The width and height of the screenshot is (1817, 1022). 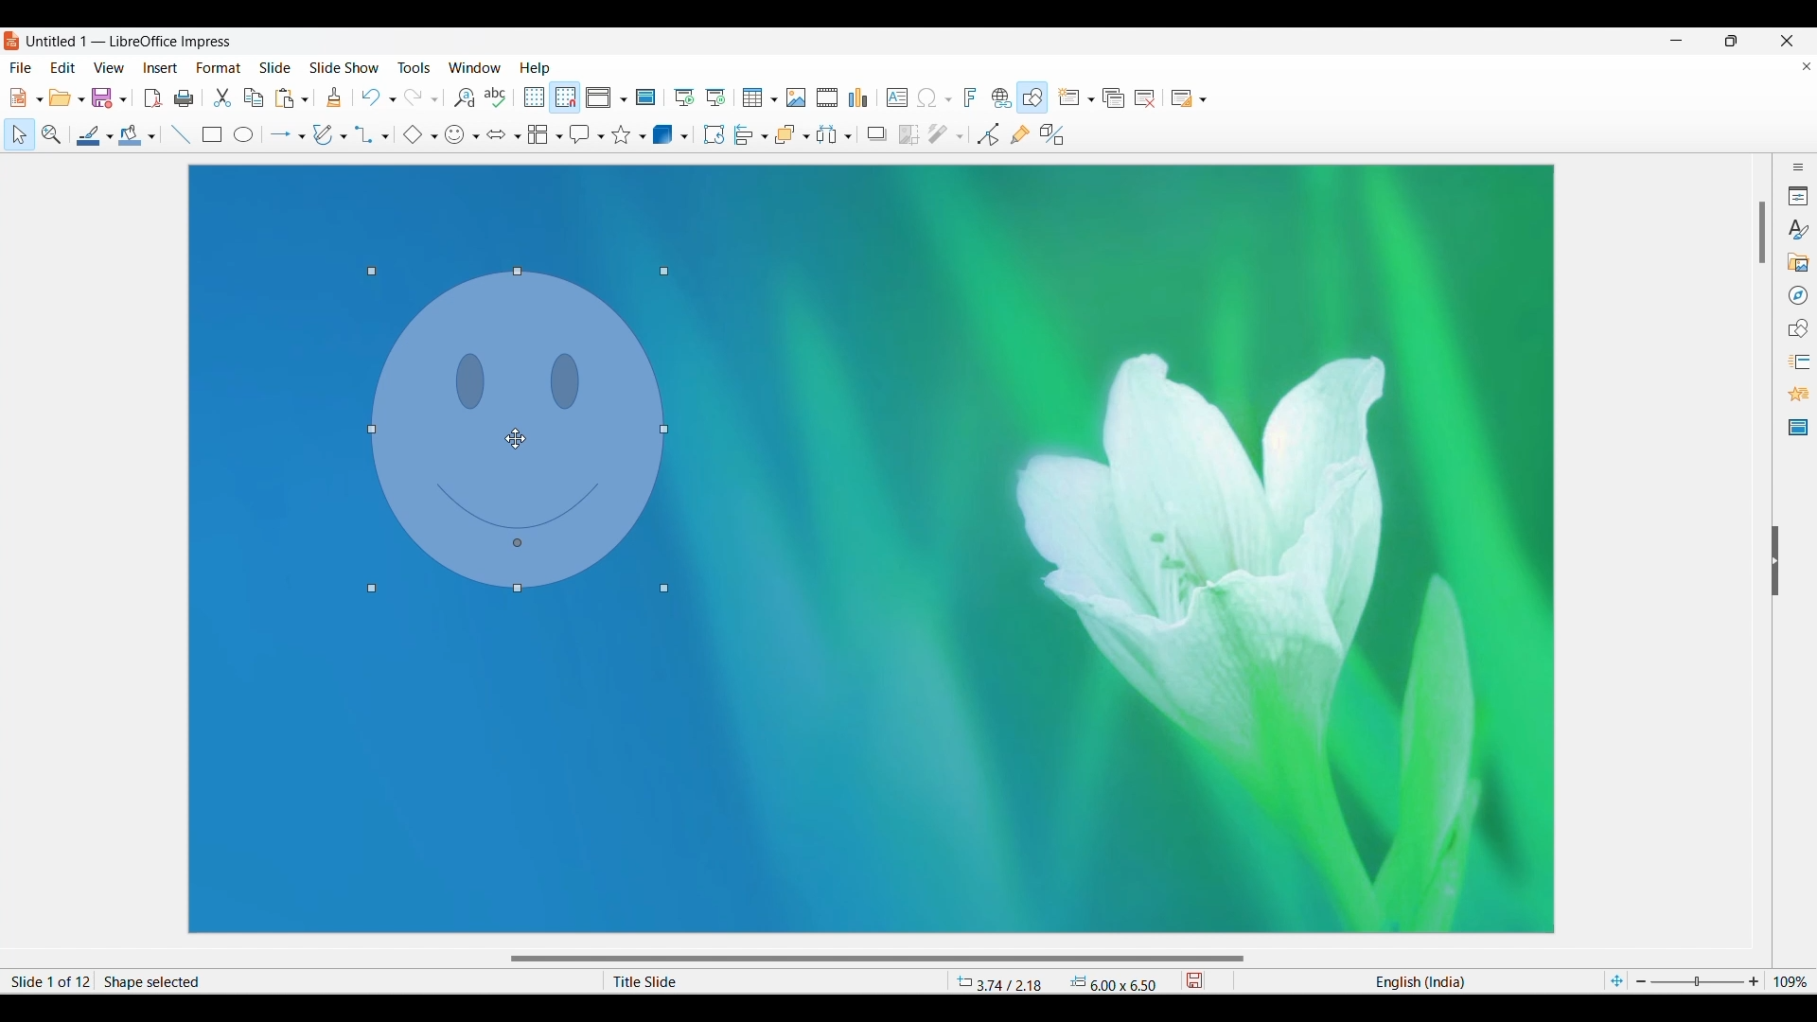 What do you see at coordinates (715, 97) in the screenshot?
I see `Start from current slide` at bounding box center [715, 97].